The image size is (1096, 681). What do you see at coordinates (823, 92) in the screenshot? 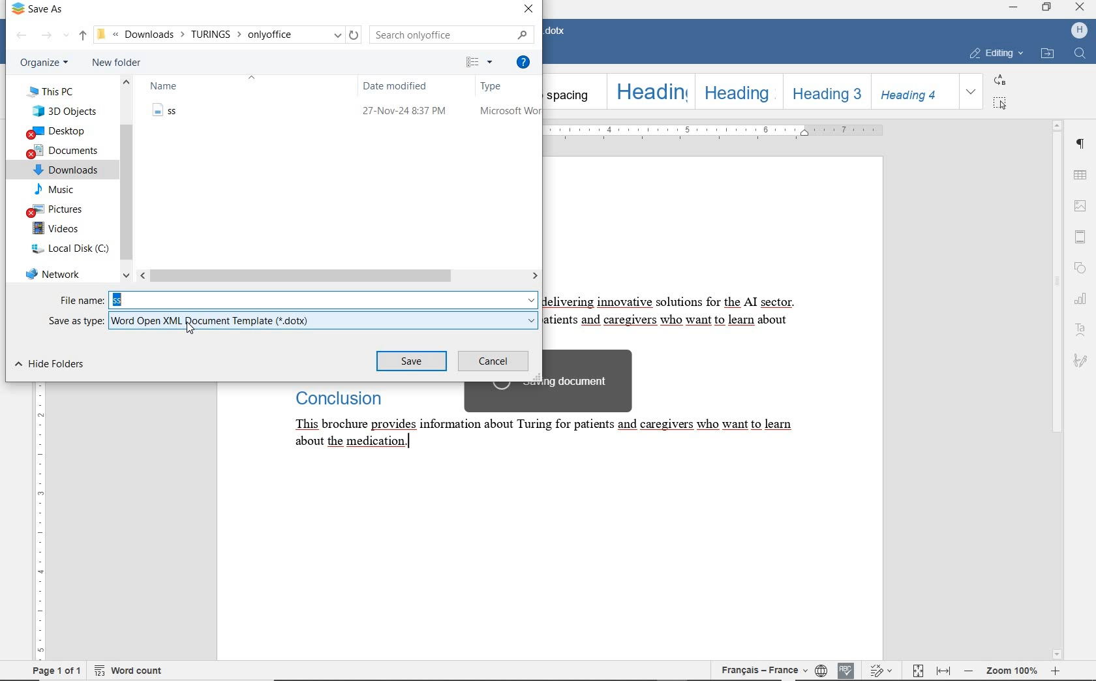
I see `HEADING 3` at bounding box center [823, 92].